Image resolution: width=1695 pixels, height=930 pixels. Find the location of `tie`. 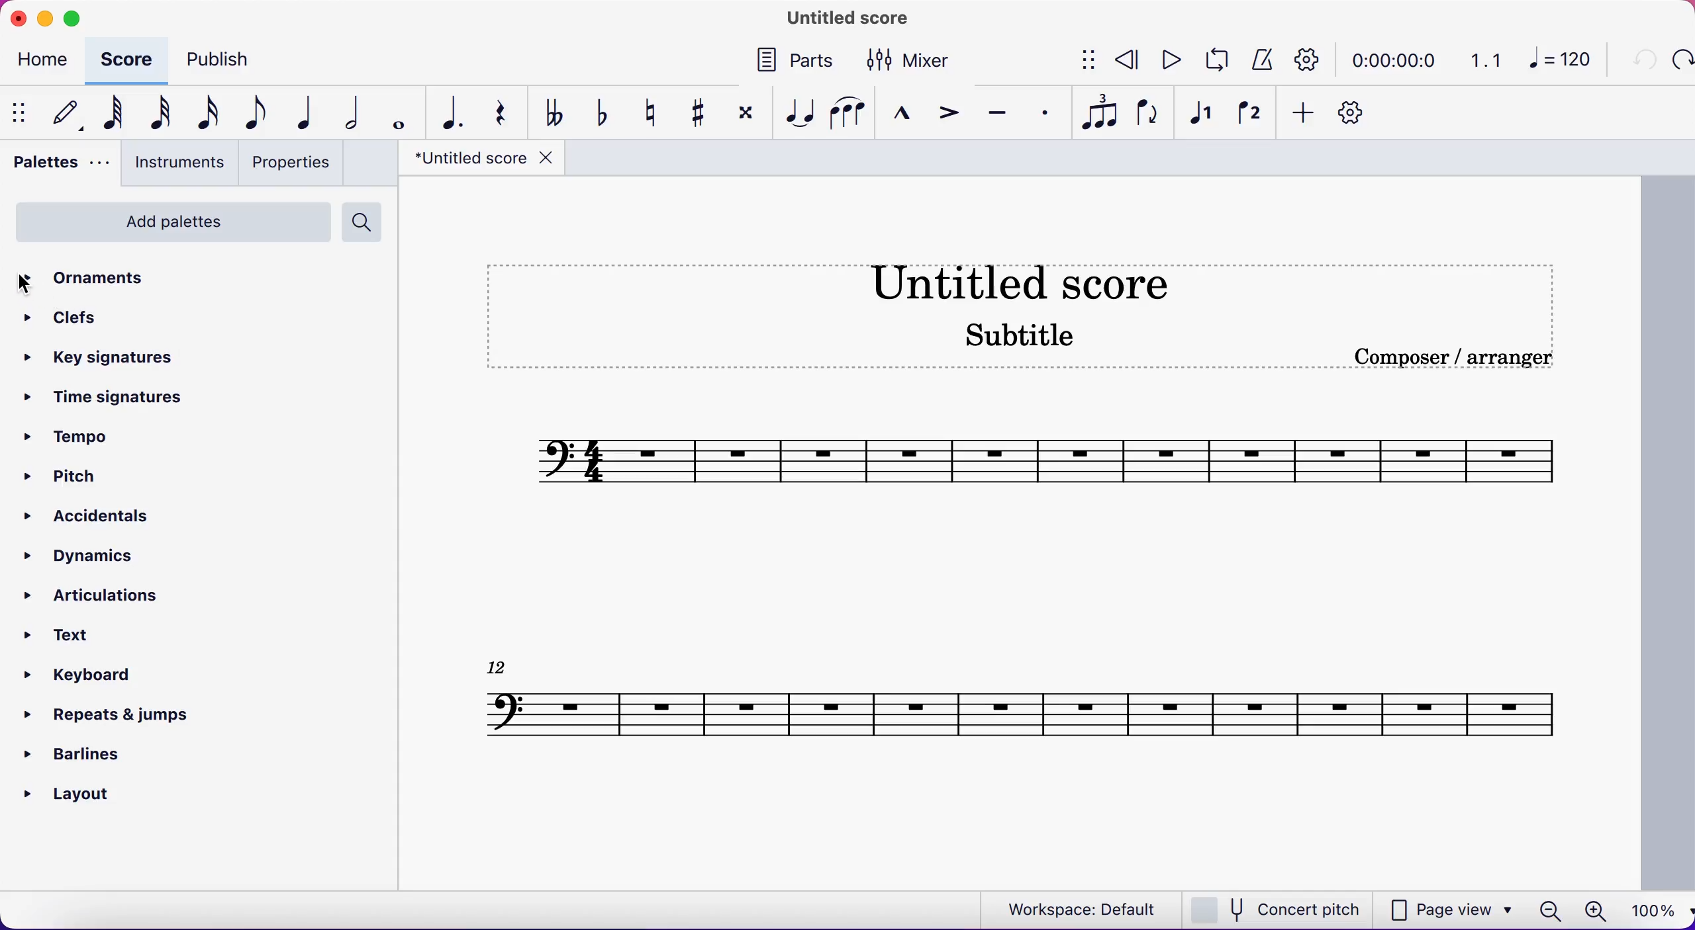

tie is located at coordinates (799, 112).